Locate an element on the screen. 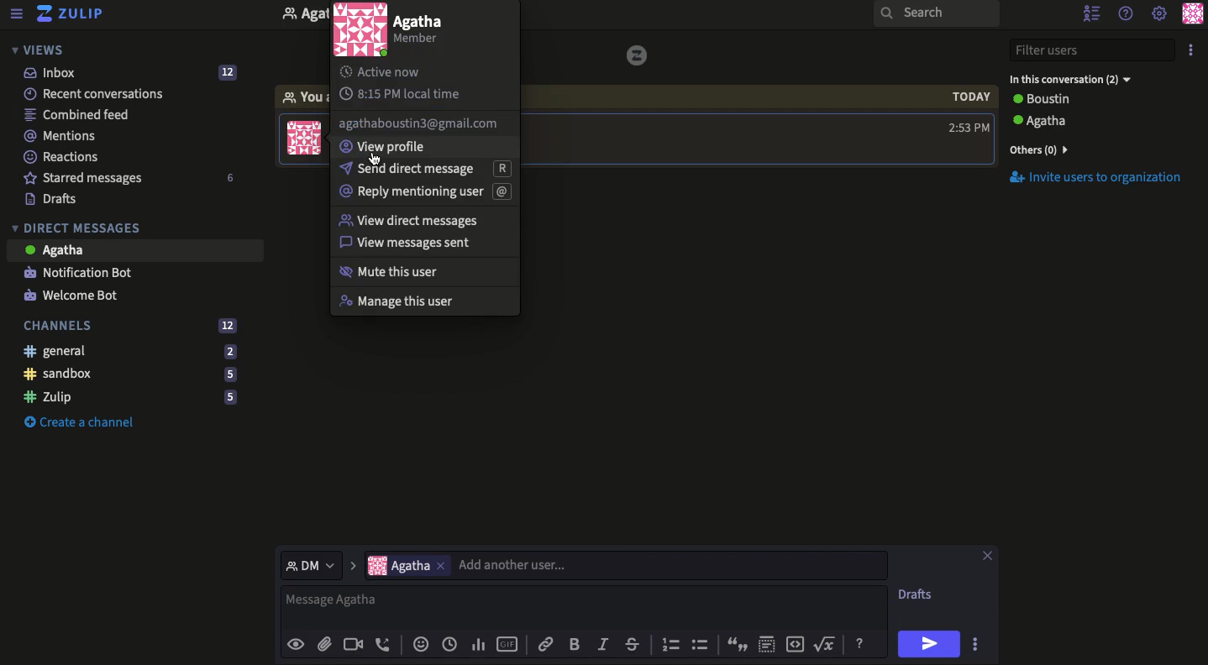 The image size is (1208, 665). View DM is located at coordinates (409, 222).